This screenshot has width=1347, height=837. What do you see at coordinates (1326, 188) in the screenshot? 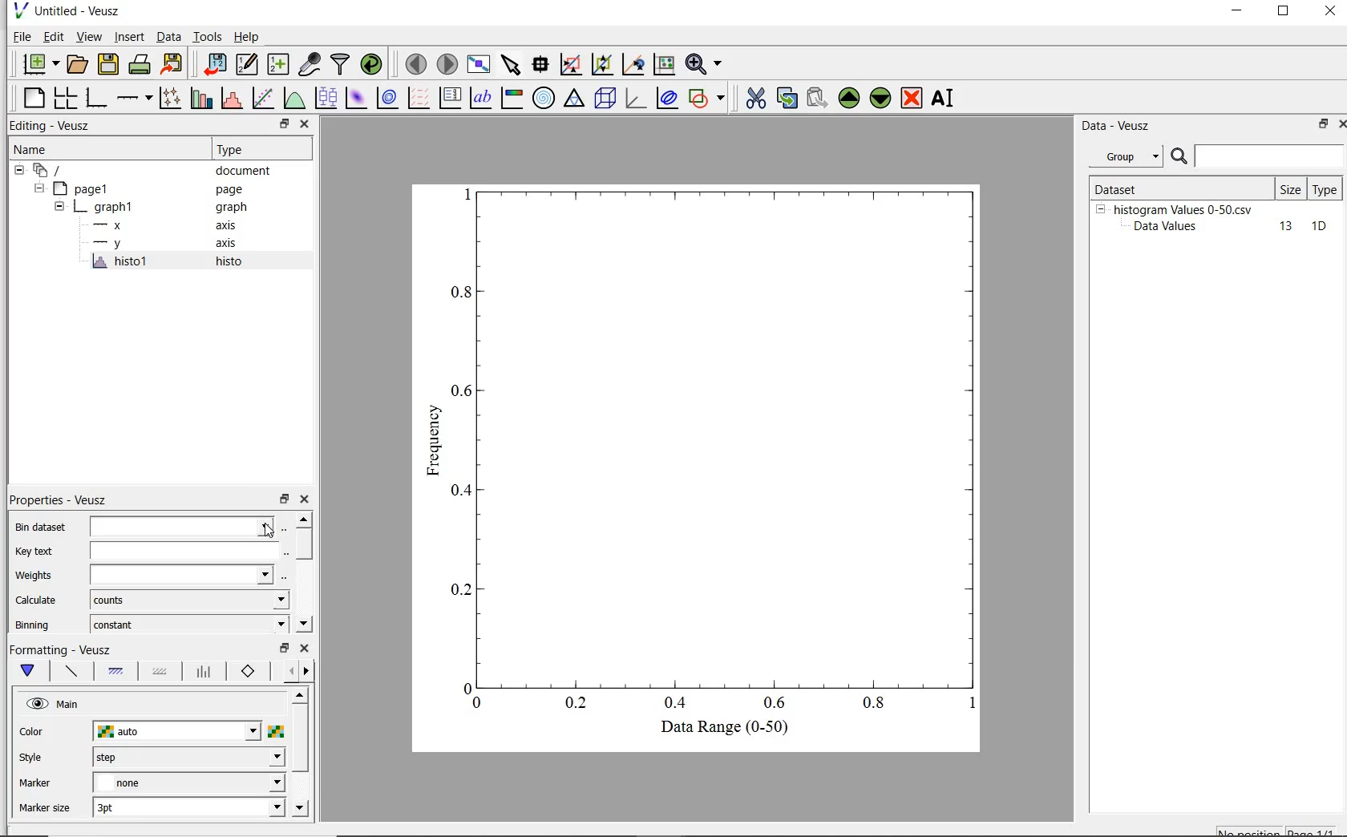
I see `type` at bounding box center [1326, 188].